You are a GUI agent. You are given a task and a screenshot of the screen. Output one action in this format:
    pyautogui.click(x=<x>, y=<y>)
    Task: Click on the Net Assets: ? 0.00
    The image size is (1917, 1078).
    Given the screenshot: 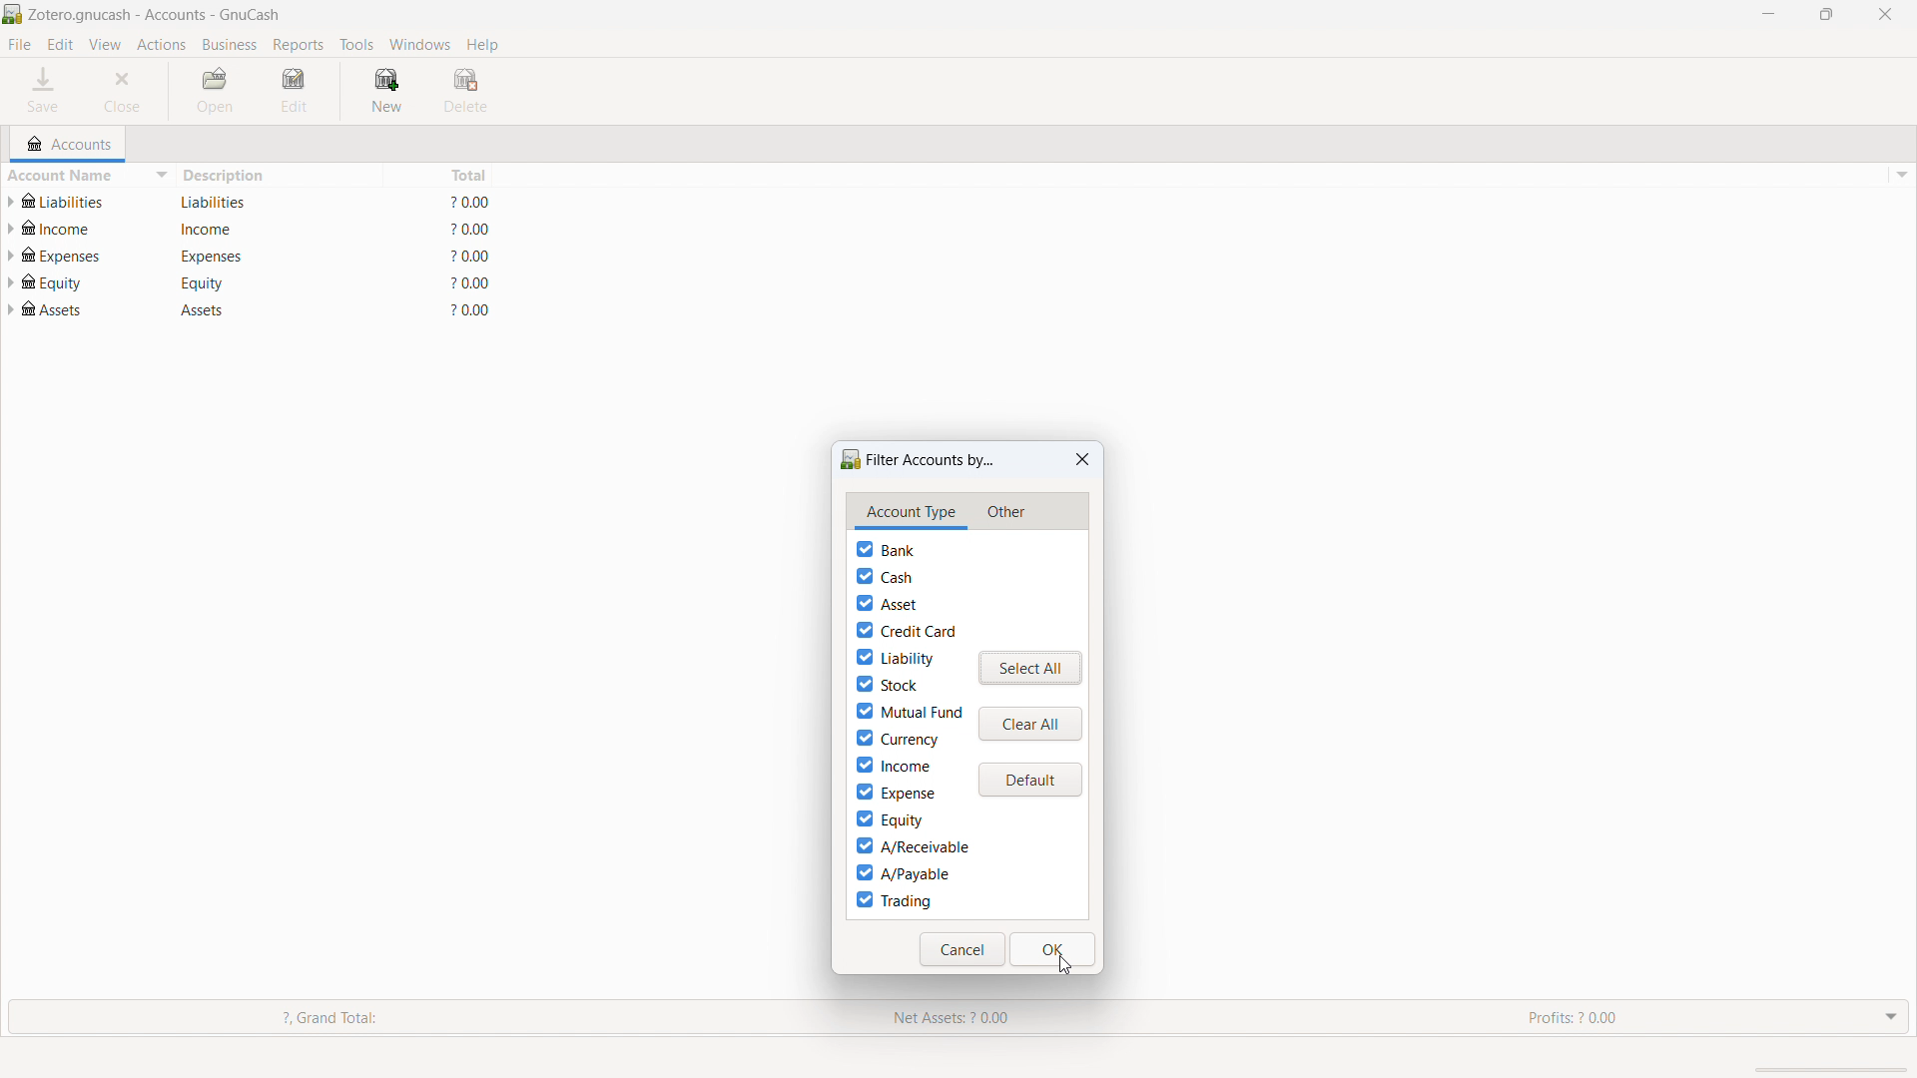 What is the action you would take?
    pyautogui.click(x=960, y=1017)
    